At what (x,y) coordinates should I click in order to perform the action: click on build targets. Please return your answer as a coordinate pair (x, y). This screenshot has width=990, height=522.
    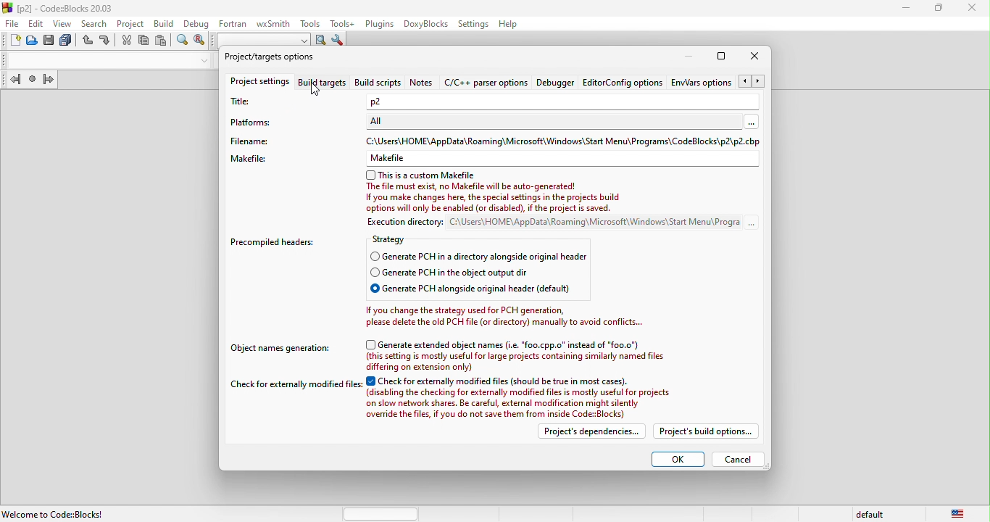
    Looking at the image, I should click on (323, 83).